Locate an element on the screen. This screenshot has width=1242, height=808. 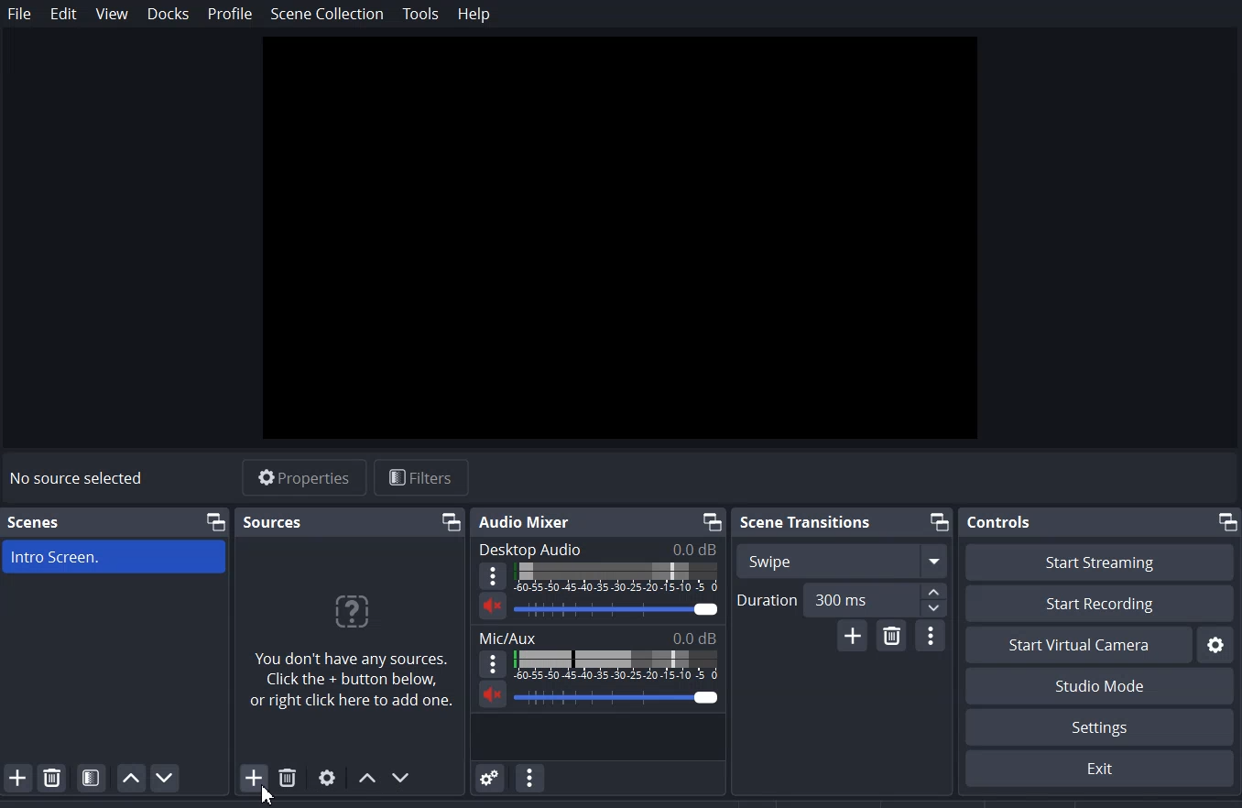
Add Scene is located at coordinates (17, 777).